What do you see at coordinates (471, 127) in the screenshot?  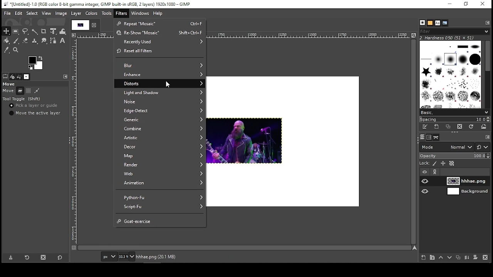 I see `refresh brushes` at bounding box center [471, 127].